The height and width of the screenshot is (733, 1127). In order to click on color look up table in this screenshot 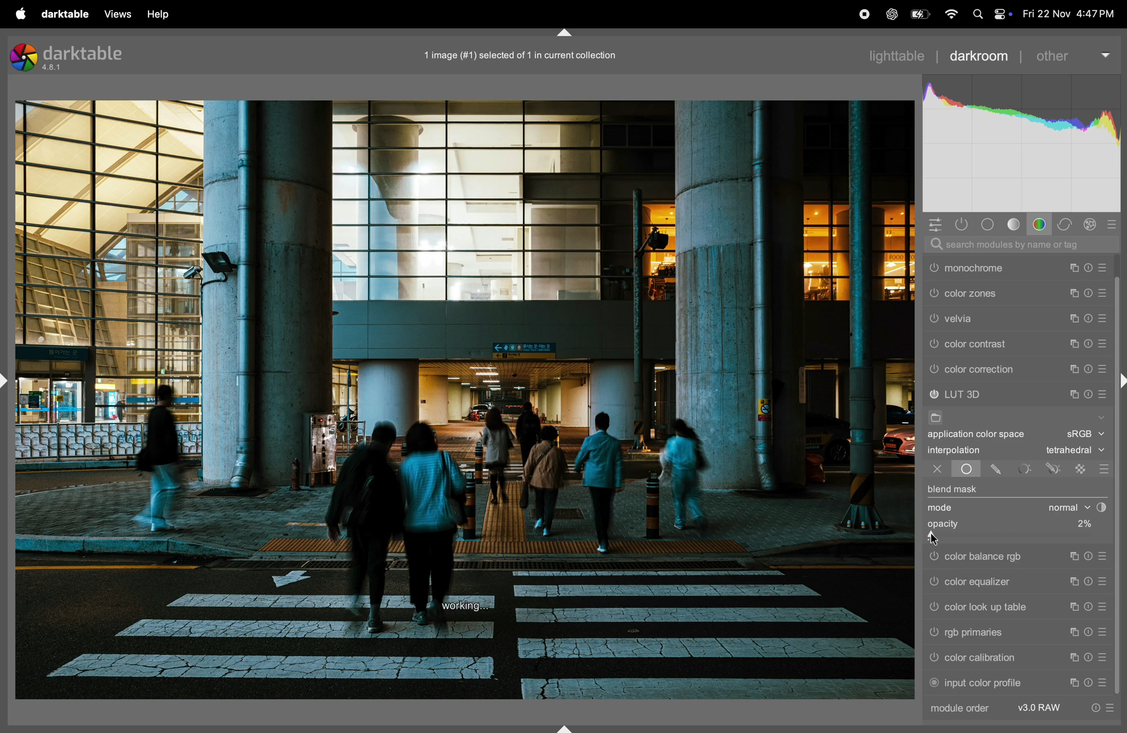, I will do `click(992, 607)`.